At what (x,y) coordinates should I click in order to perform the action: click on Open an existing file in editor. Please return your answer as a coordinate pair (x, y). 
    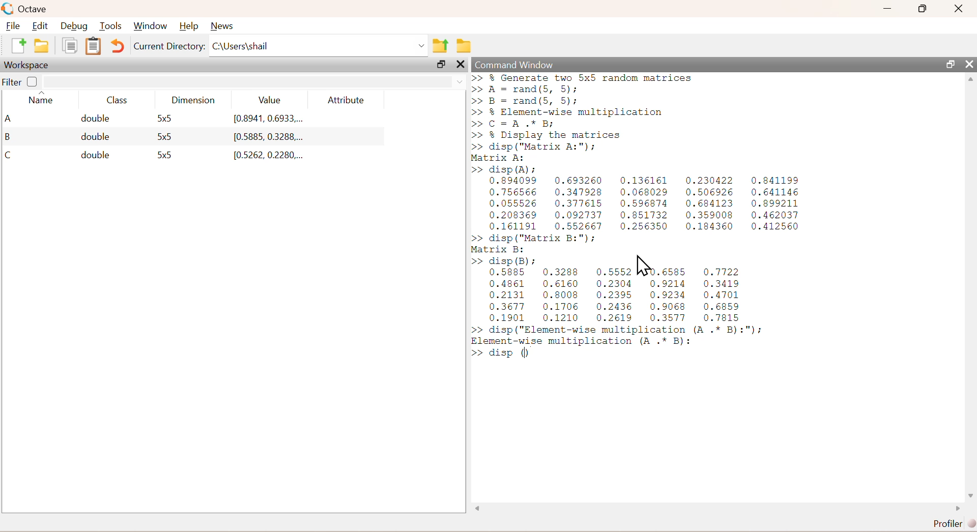
    Looking at the image, I should click on (43, 47).